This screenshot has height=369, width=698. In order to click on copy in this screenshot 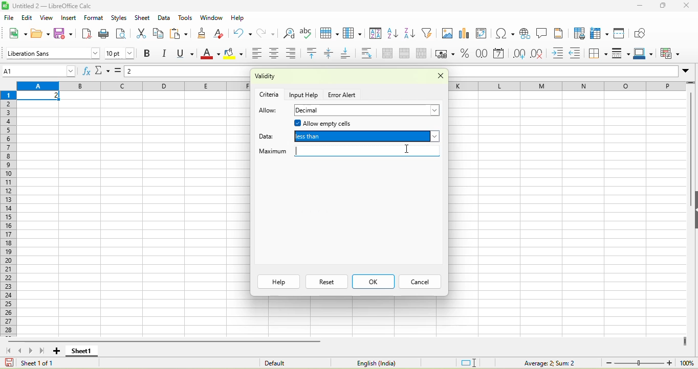, I will do `click(159, 33)`.